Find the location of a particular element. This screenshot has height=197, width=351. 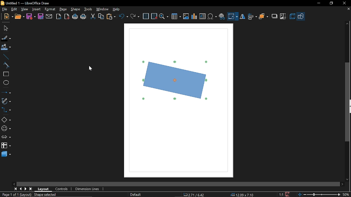

save as is located at coordinates (41, 16).